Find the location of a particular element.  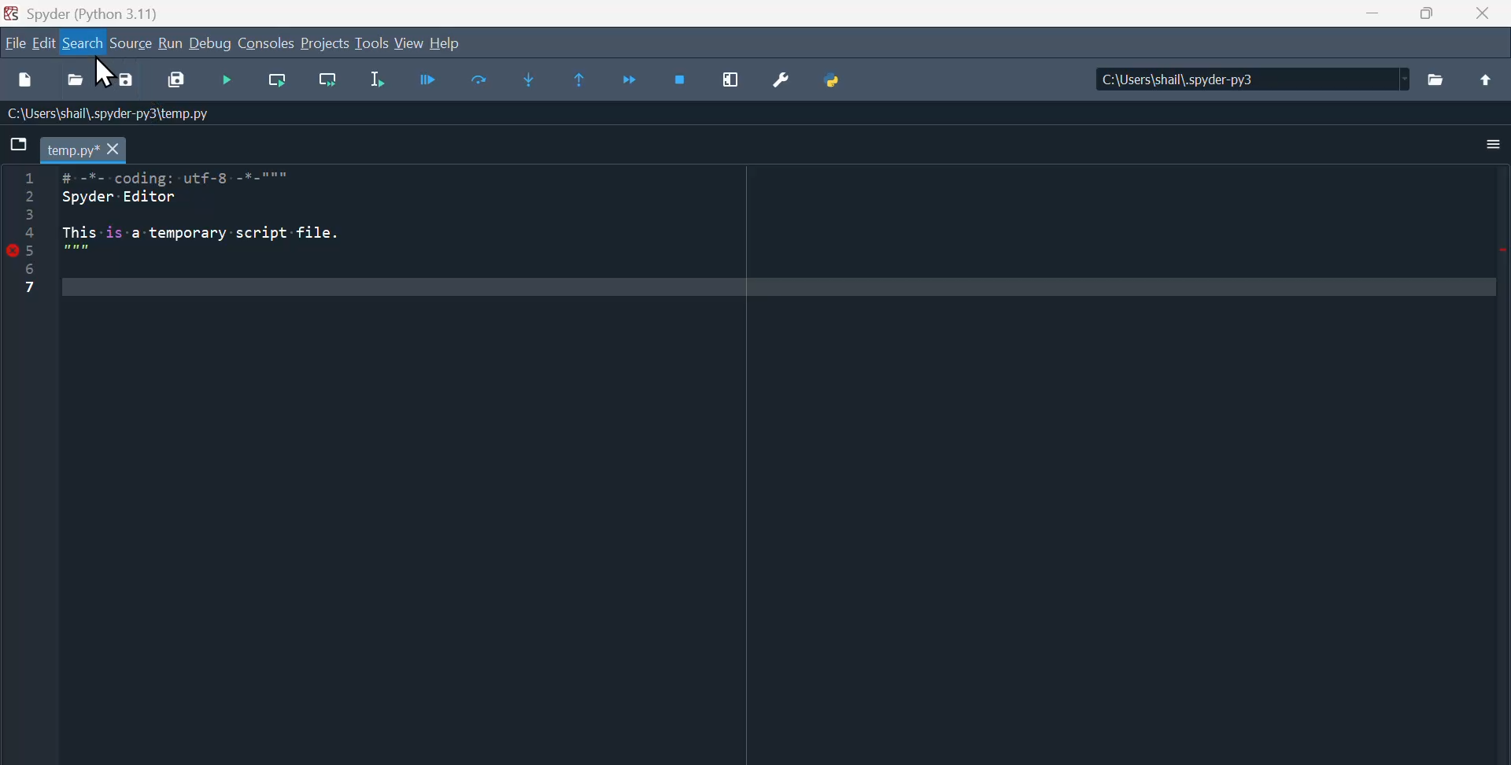

Source is located at coordinates (130, 46).